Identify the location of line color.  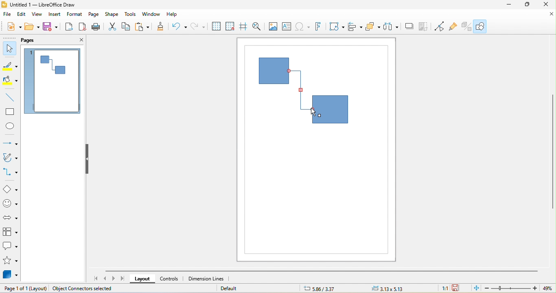
(10, 66).